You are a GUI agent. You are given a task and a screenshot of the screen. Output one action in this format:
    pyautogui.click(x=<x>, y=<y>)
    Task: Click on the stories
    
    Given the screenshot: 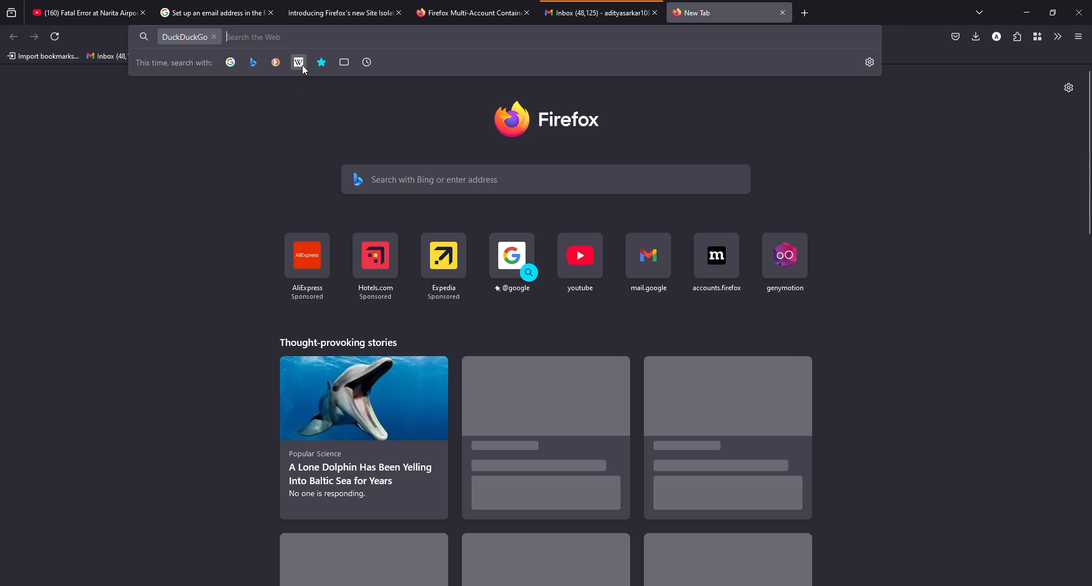 What is the action you would take?
    pyautogui.click(x=725, y=562)
    